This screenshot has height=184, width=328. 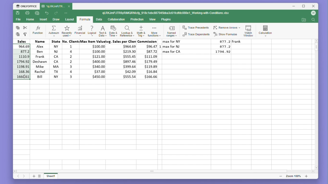 I want to click on Minimise, so click(x=294, y=6).